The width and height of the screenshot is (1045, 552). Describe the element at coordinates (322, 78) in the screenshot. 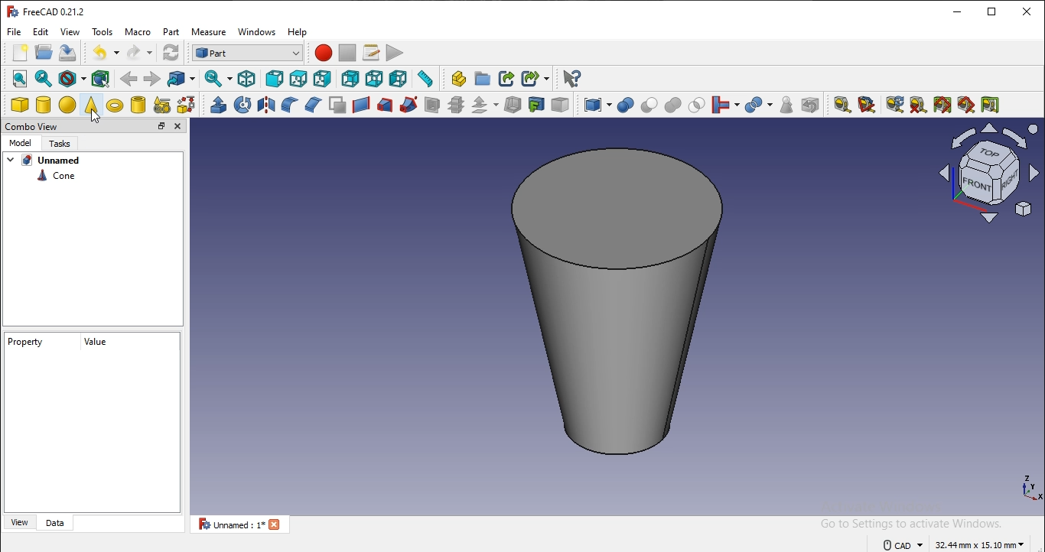

I see `right` at that location.